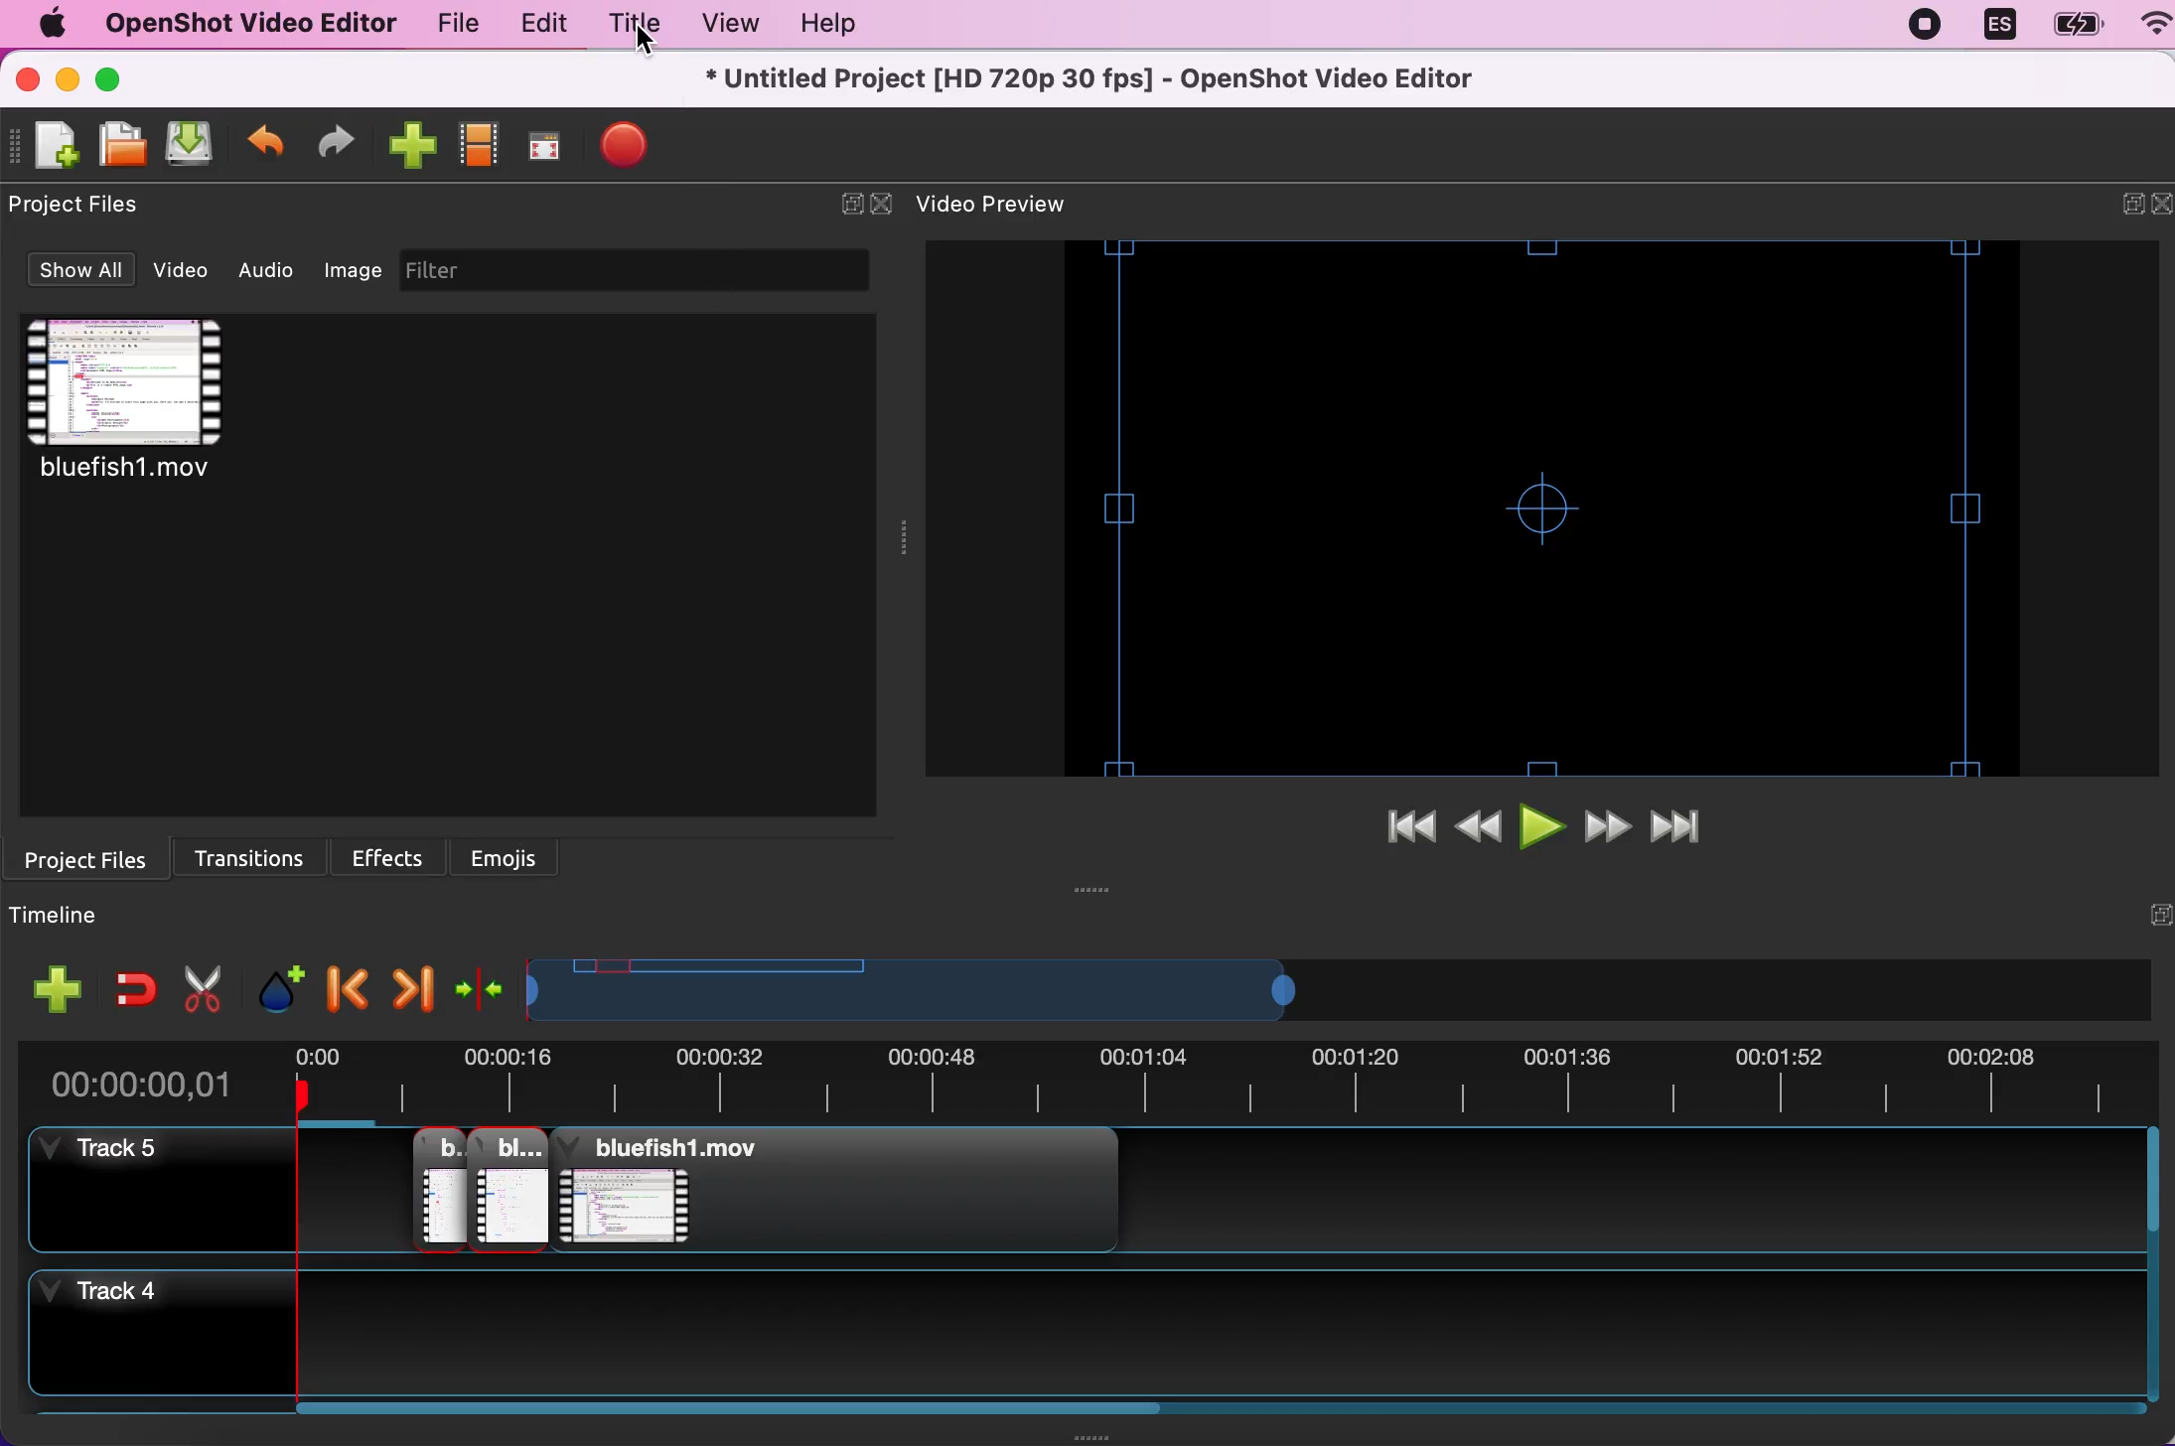 This screenshot has width=2175, height=1446. I want to click on enable snapping, so click(135, 988).